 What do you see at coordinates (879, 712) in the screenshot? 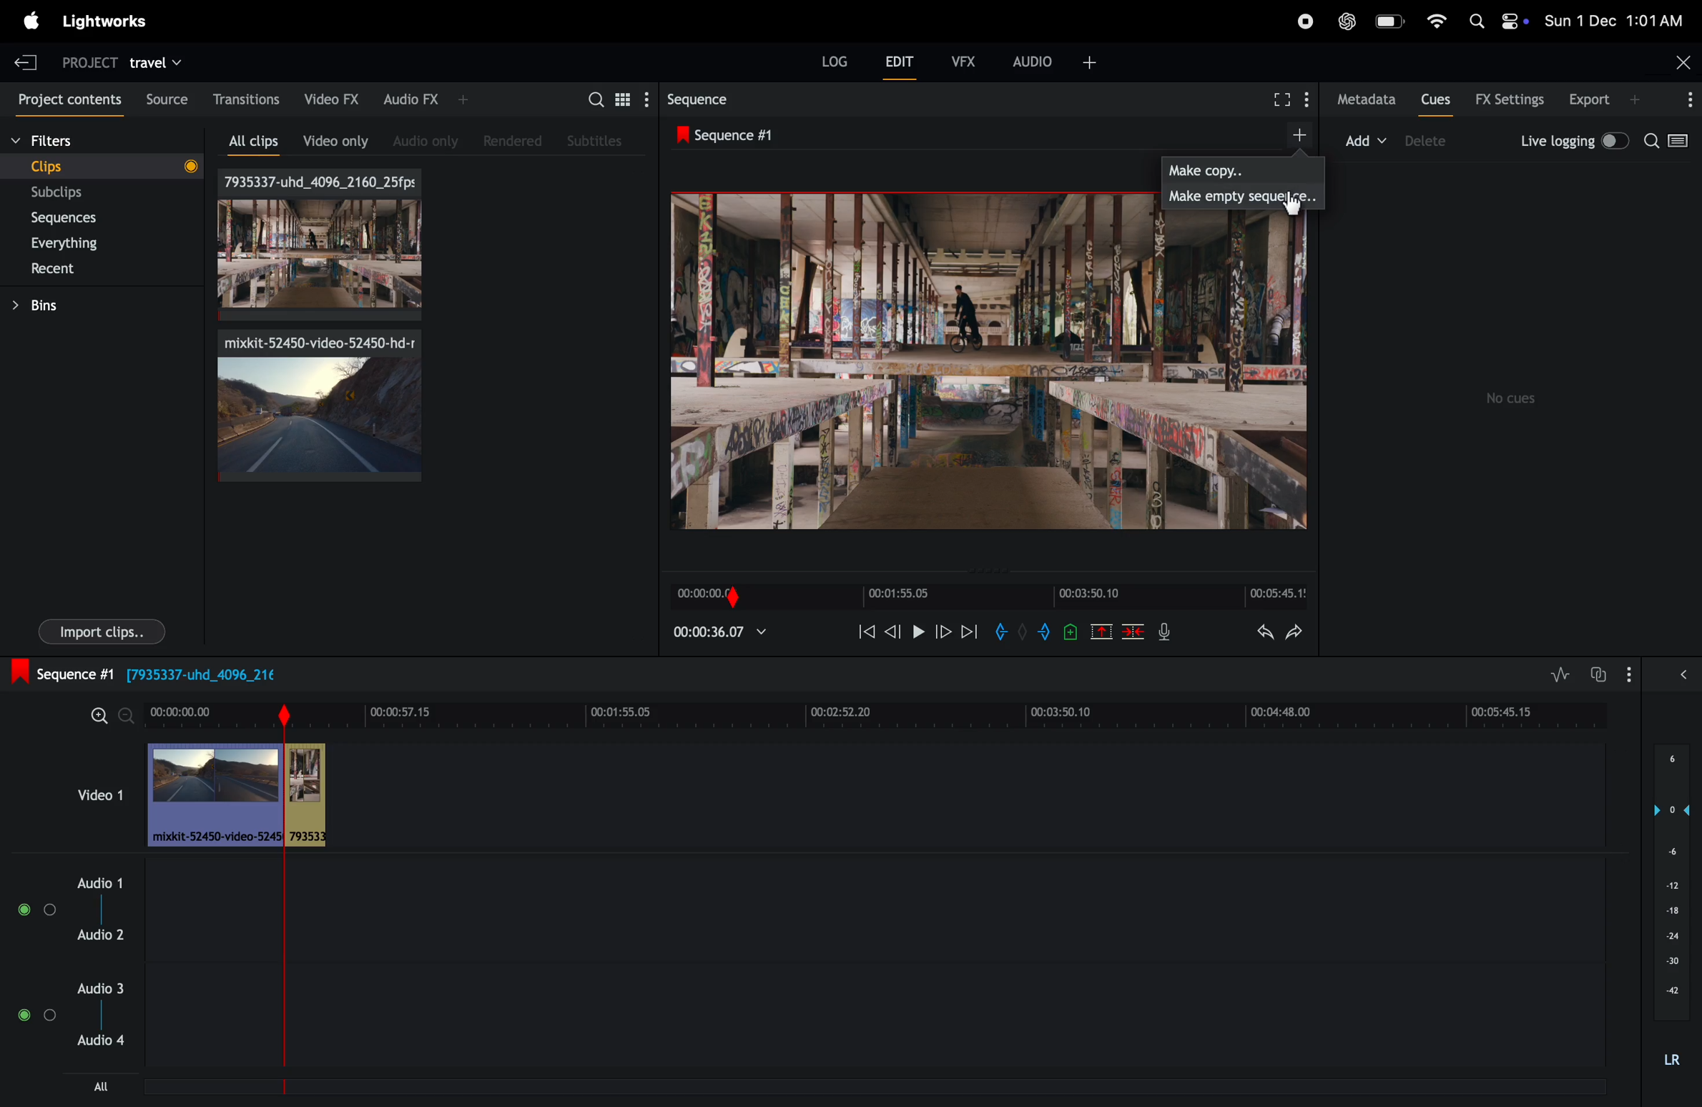
I see `time frame` at bounding box center [879, 712].